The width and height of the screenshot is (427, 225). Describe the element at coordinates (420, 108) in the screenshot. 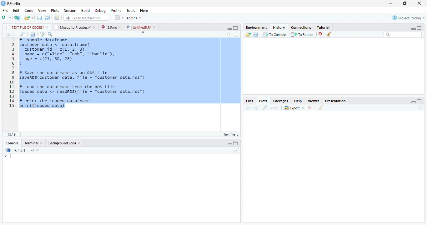

I see `refresh` at that location.